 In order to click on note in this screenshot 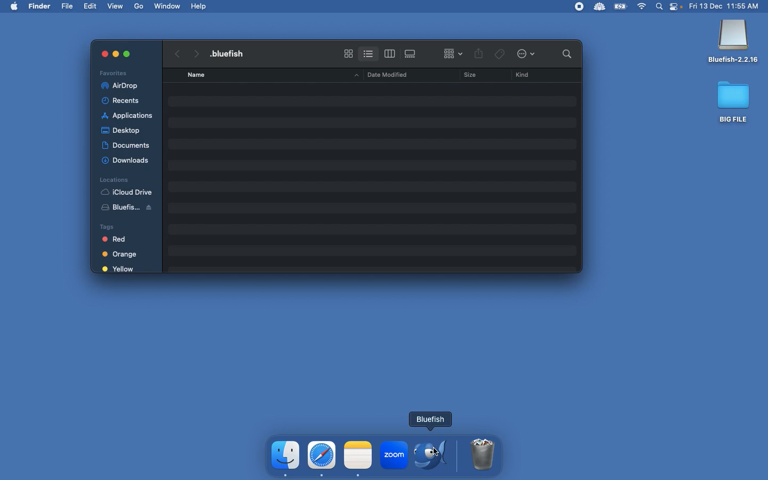, I will do `click(358, 454)`.